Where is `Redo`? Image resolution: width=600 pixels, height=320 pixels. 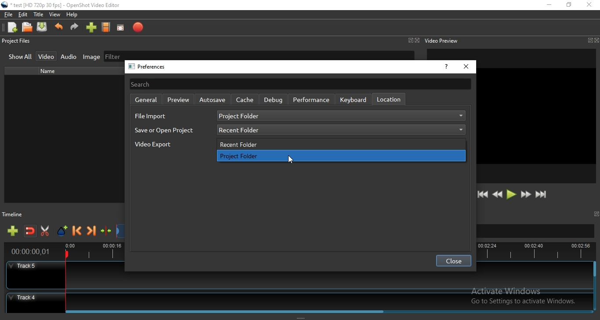
Redo is located at coordinates (75, 29).